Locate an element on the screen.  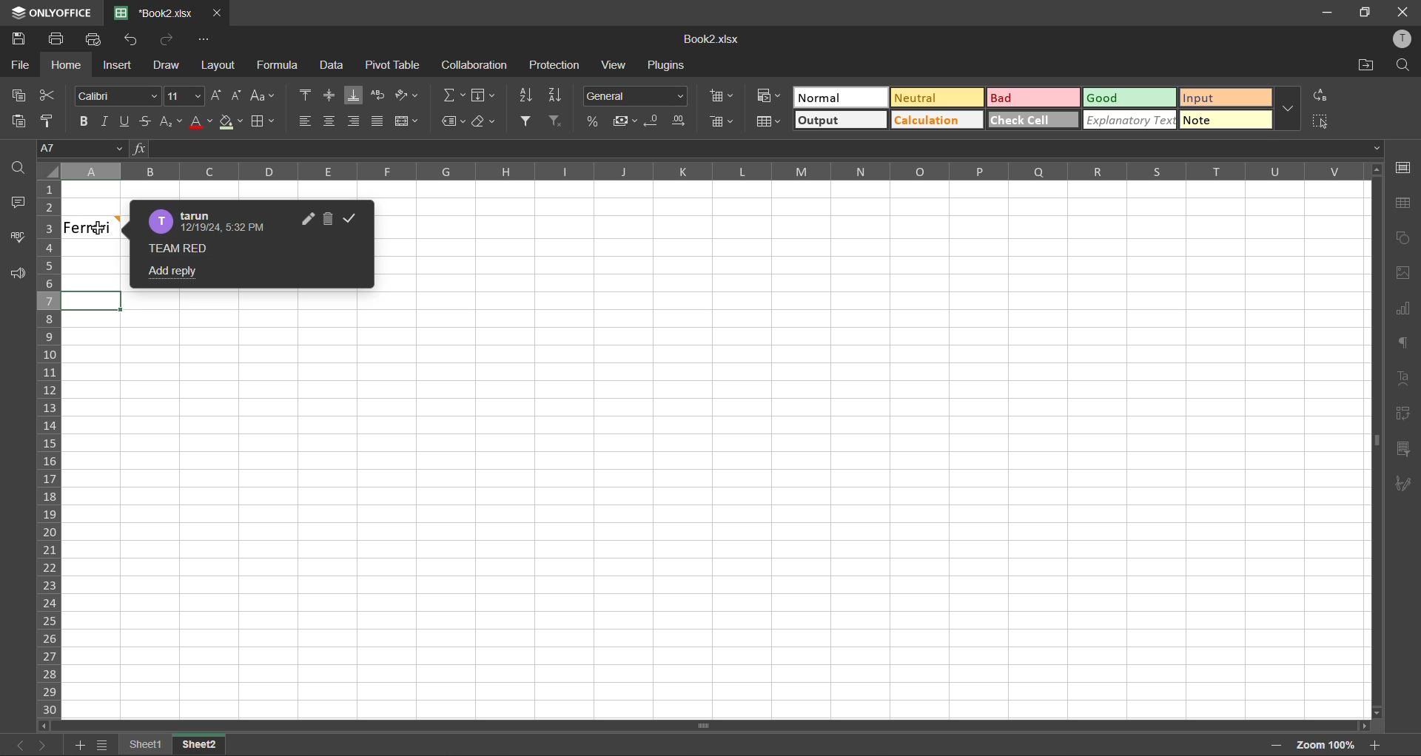
feedback is located at coordinates (24, 274).